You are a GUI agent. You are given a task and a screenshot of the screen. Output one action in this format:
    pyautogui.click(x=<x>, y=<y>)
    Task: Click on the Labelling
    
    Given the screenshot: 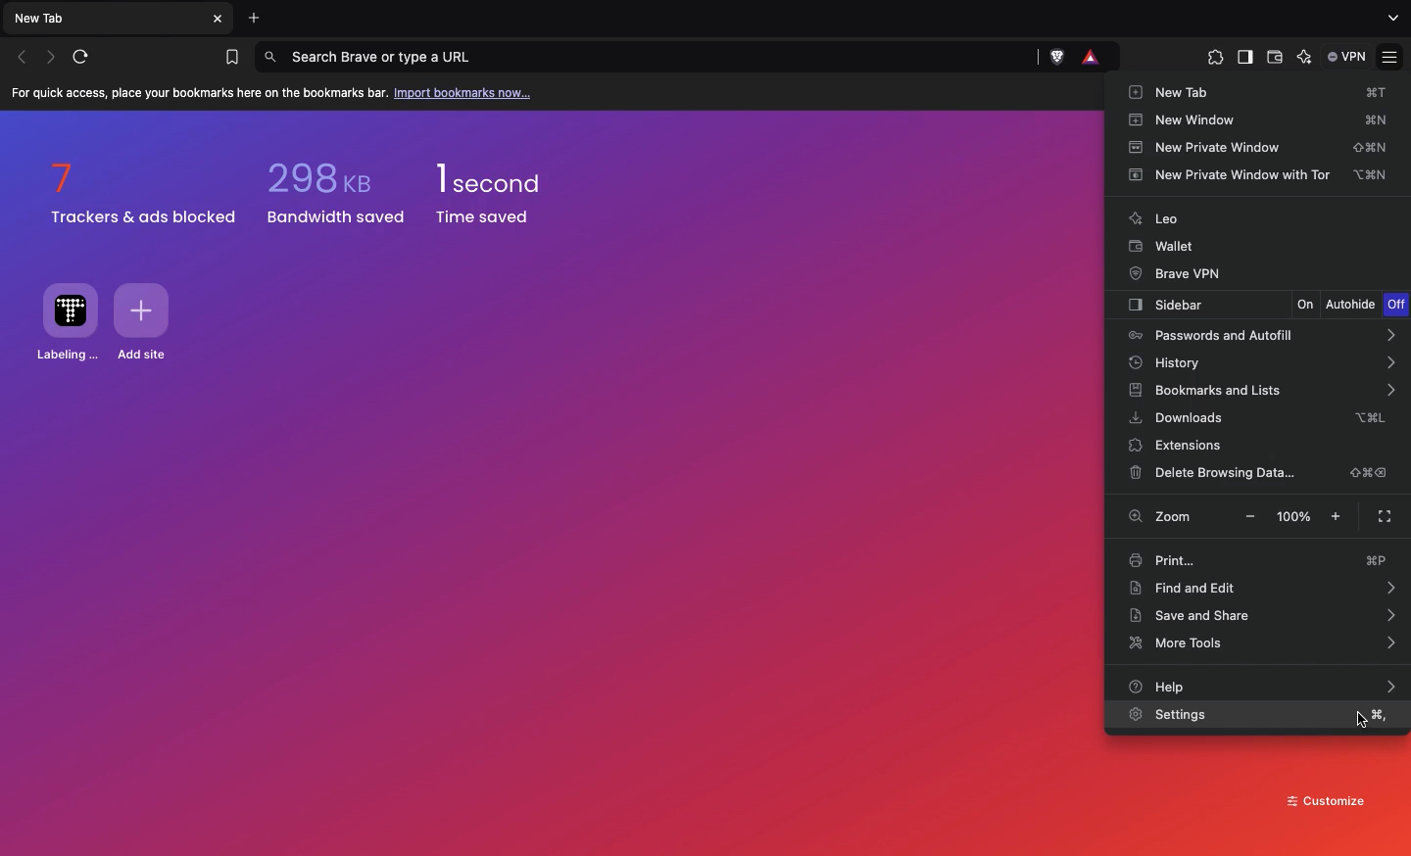 What is the action you would take?
    pyautogui.click(x=69, y=324)
    